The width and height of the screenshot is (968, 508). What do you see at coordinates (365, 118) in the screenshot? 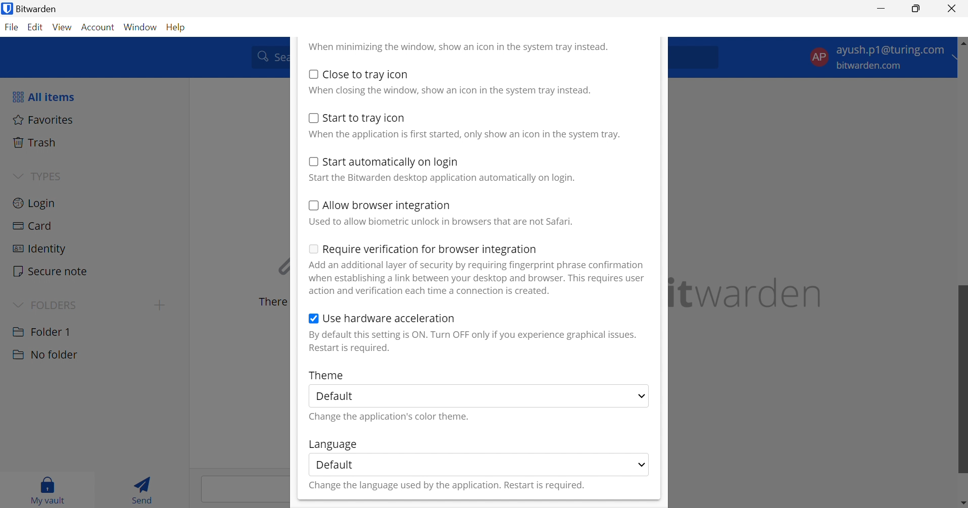
I see `Start to tray icon` at bounding box center [365, 118].